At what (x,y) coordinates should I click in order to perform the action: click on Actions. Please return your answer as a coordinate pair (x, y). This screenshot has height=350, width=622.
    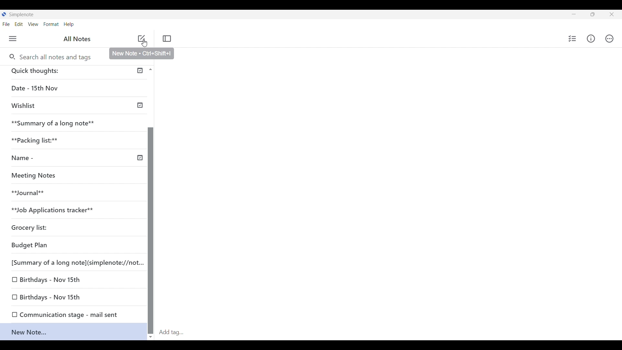
    Looking at the image, I should click on (609, 39).